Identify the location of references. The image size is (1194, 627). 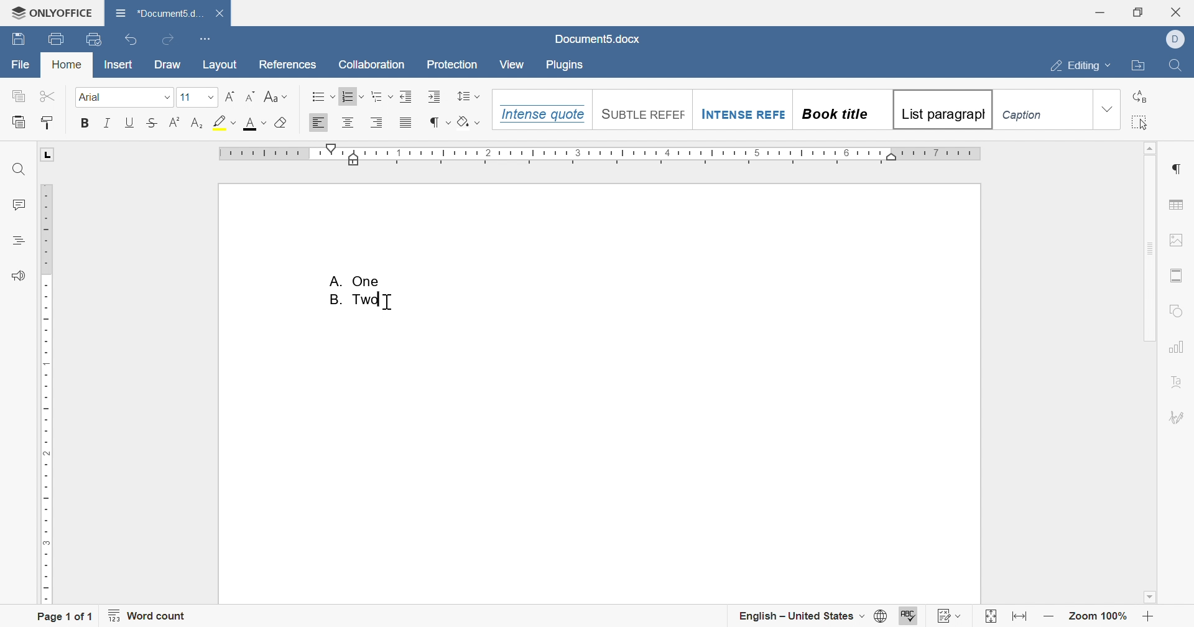
(290, 65).